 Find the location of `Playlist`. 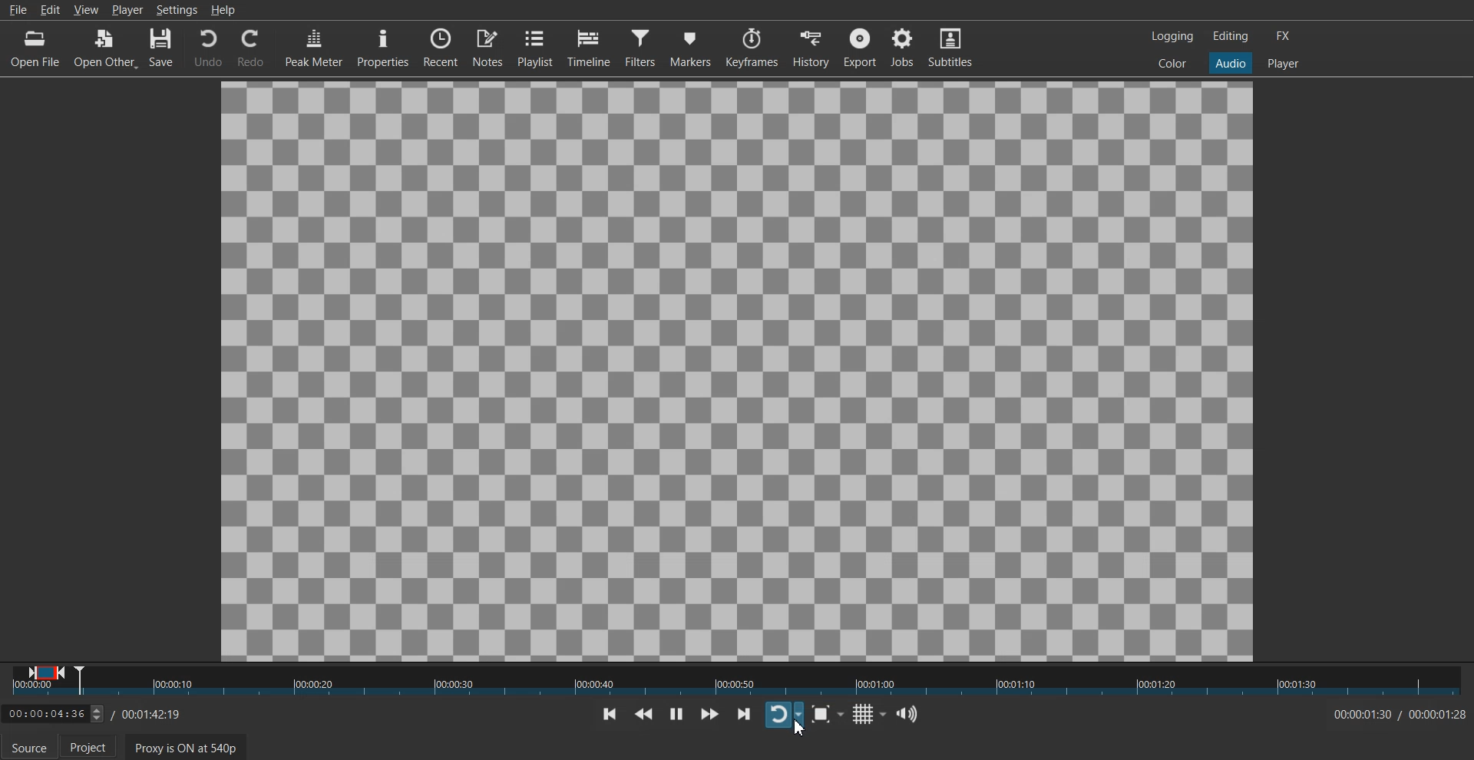

Playlist is located at coordinates (535, 48).